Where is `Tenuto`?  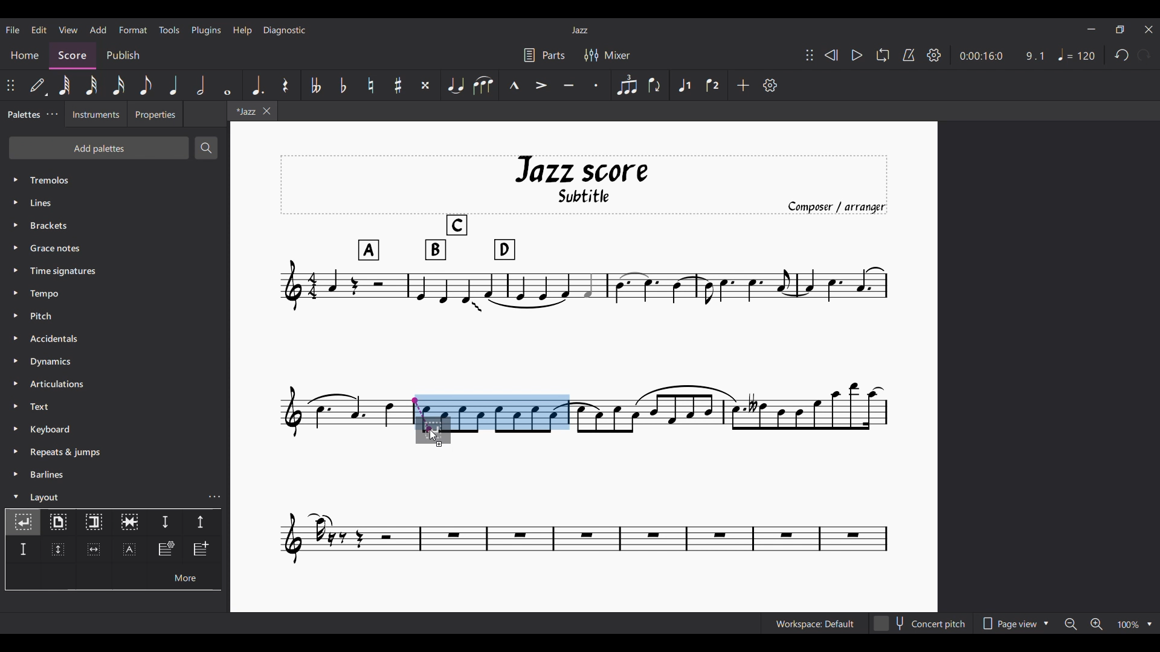 Tenuto is located at coordinates (569, 85).